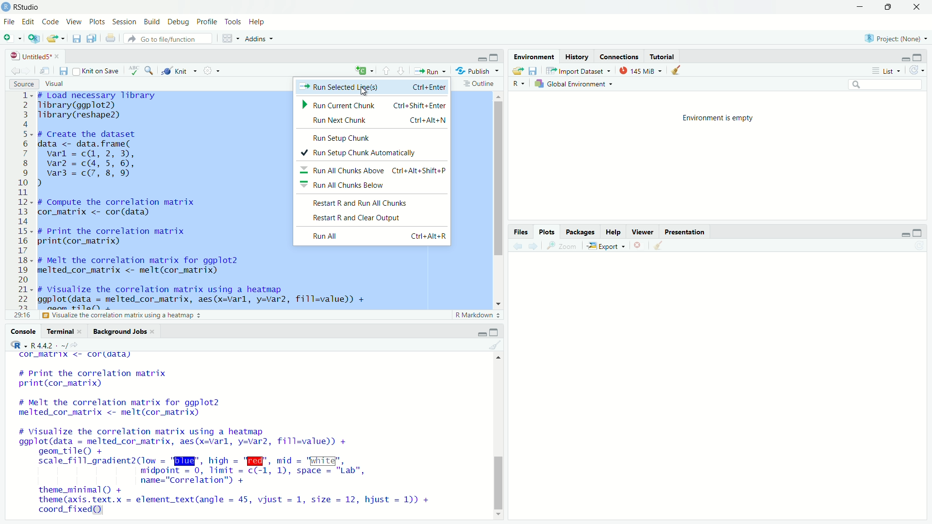 Image resolution: width=932 pixels, height=524 pixels. I want to click on environment, so click(535, 56).